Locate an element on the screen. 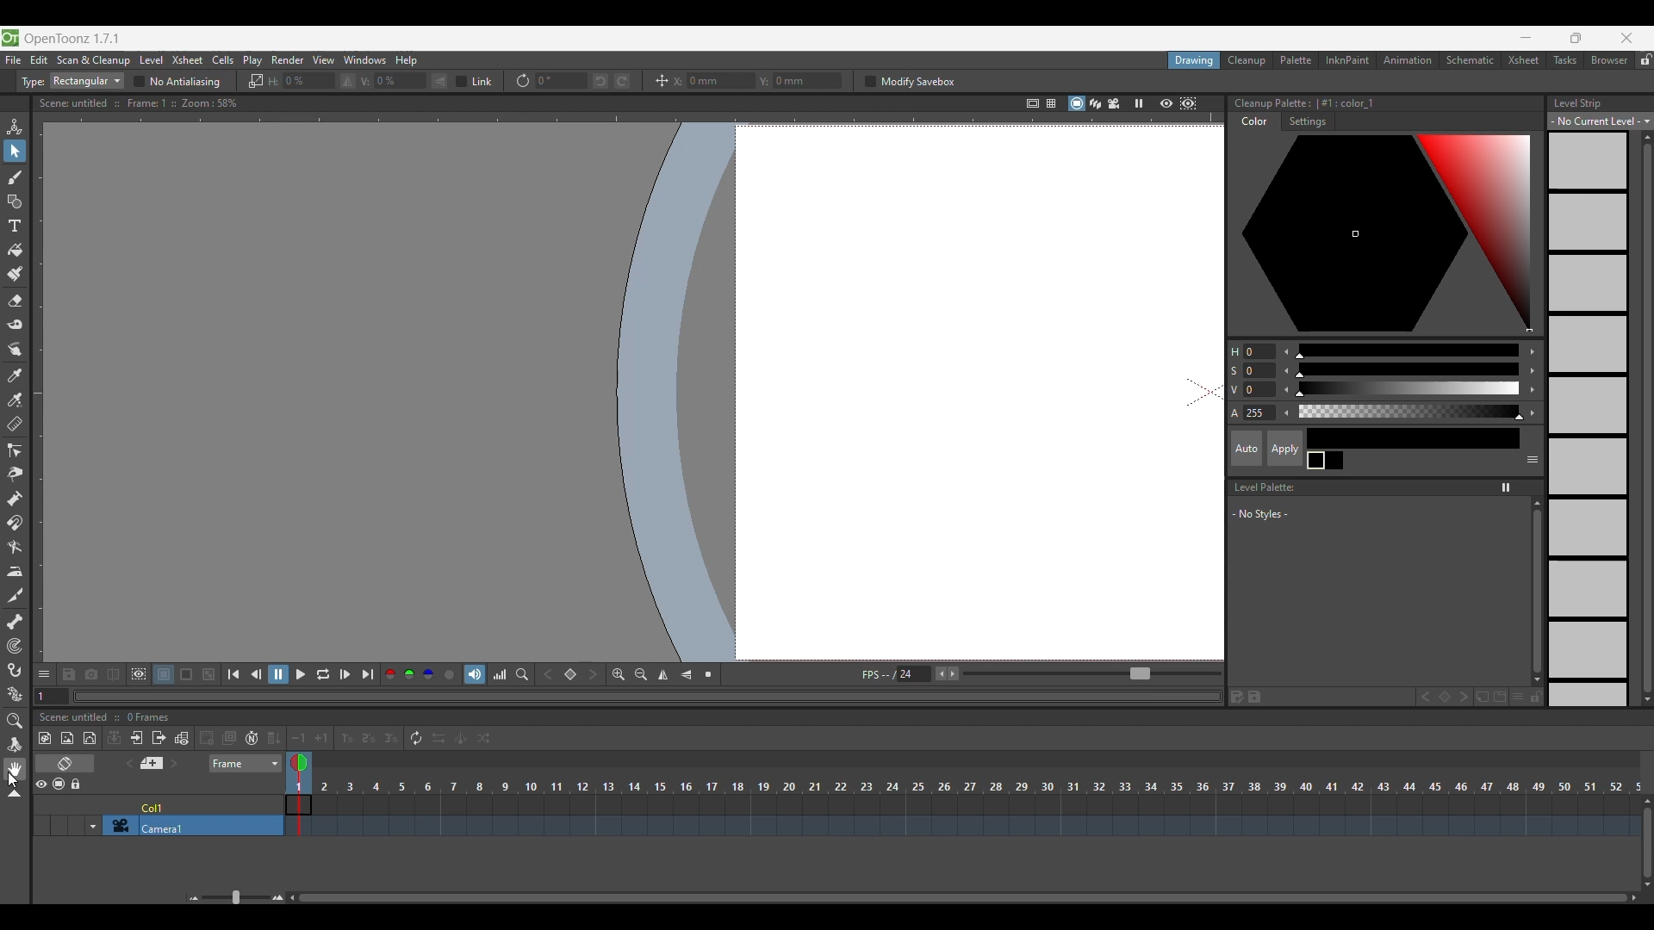 The width and height of the screenshot is (1654, 930). Last frame is located at coordinates (369, 674).